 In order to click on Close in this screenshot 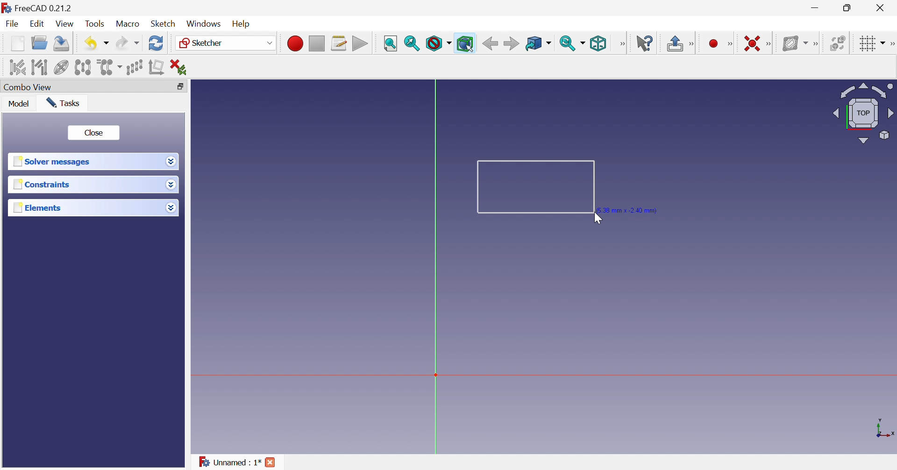, I will do `click(94, 133)`.